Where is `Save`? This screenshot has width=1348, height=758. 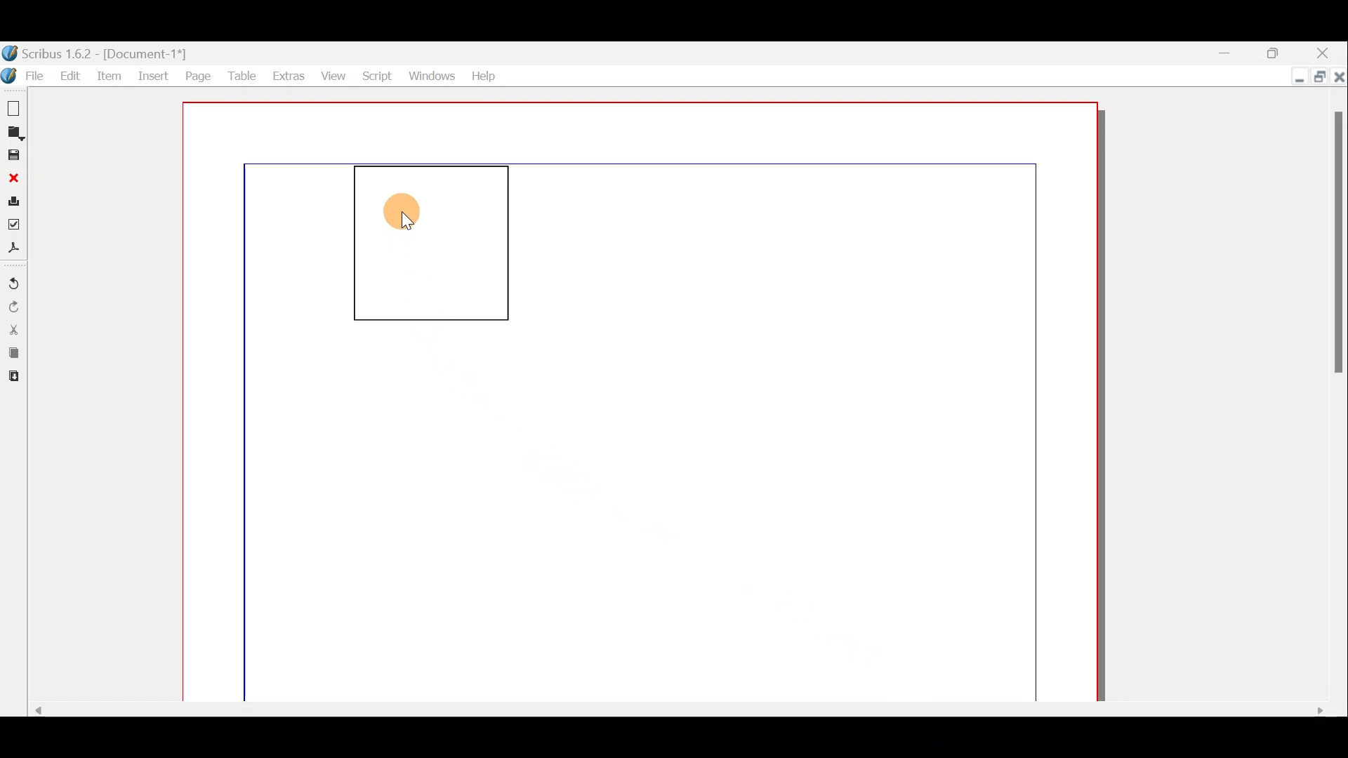 Save is located at coordinates (13, 156).